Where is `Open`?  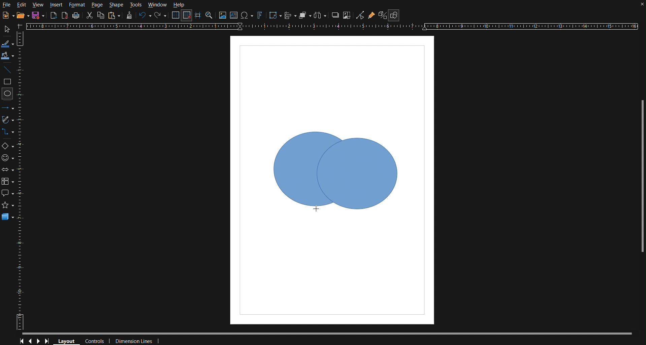 Open is located at coordinates (21, 15).